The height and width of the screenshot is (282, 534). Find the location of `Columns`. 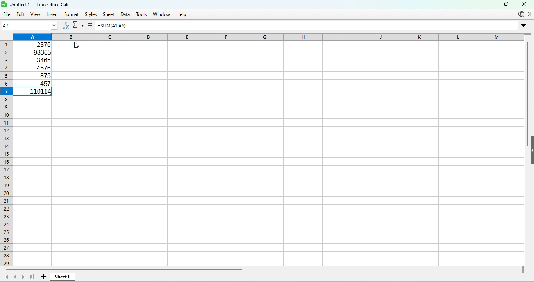

Columns is located at coordinates (269, 37).